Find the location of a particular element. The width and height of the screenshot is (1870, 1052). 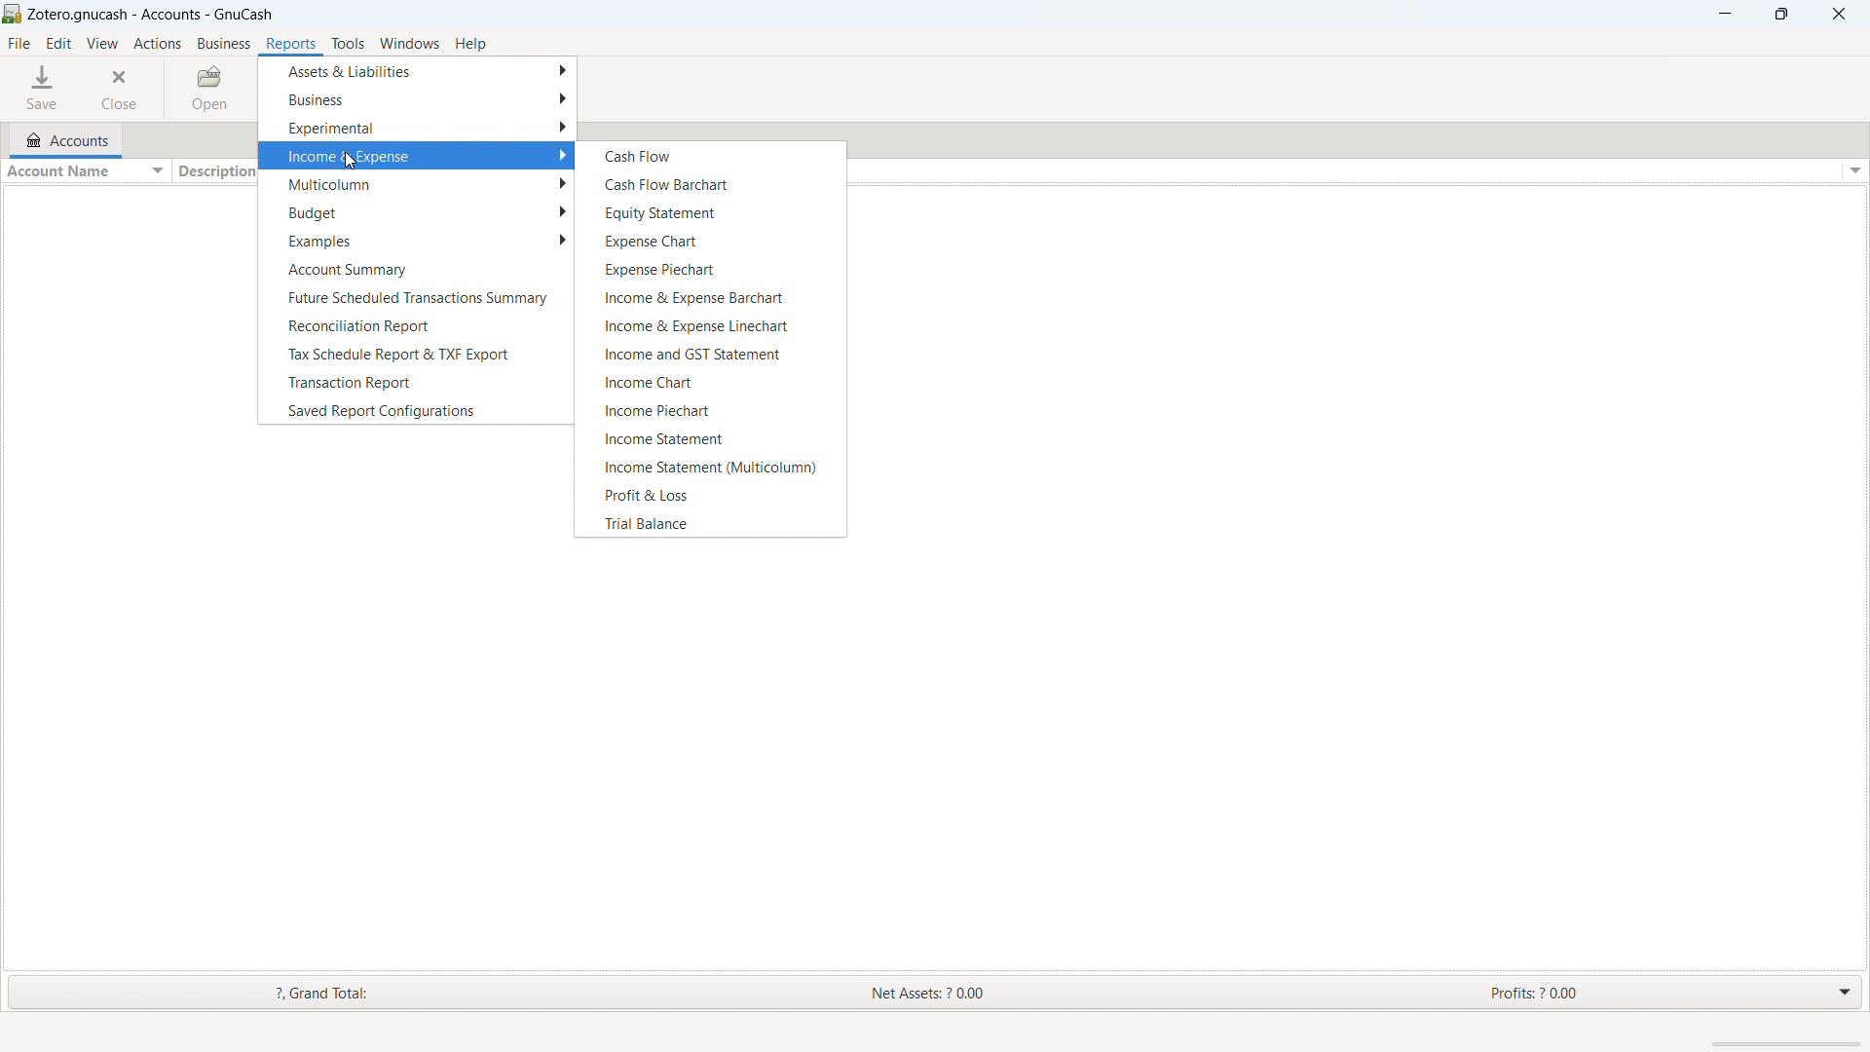

tools is located at coordinates (348, 44).